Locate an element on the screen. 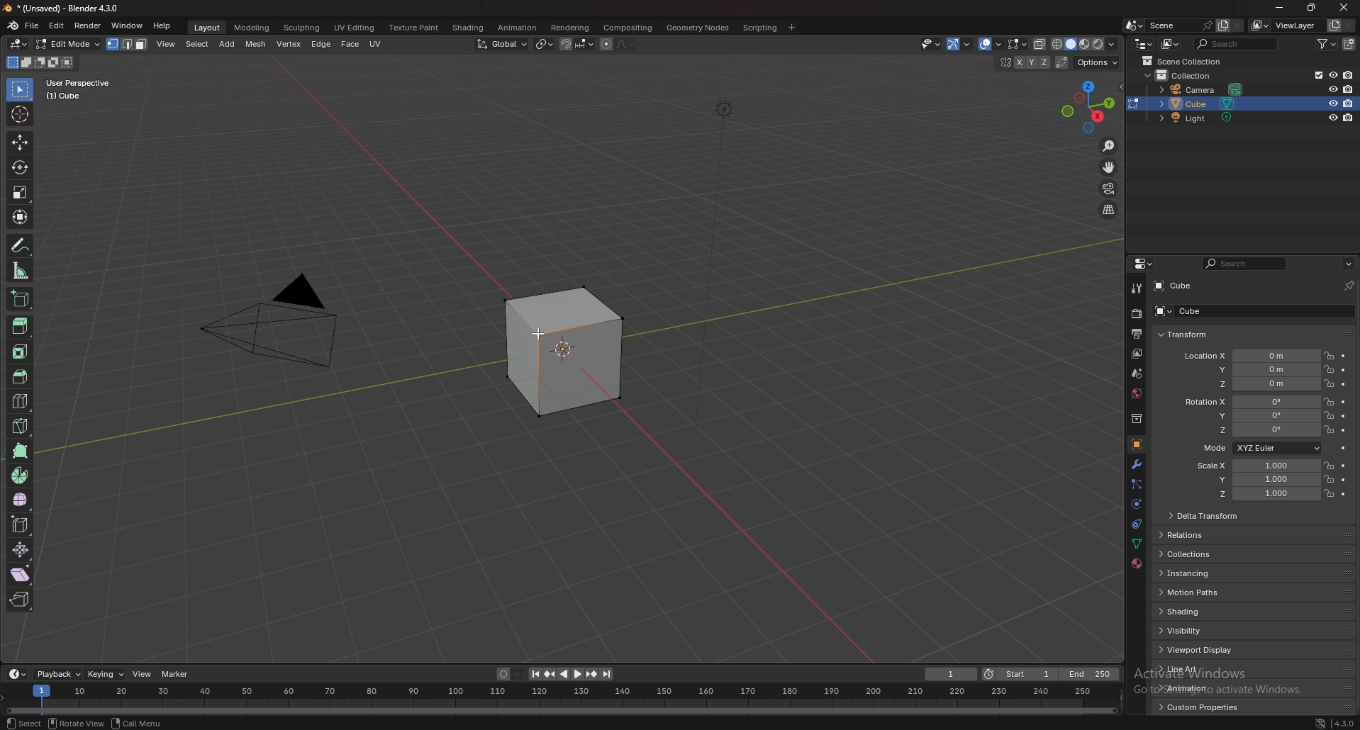  animate property is located at coordinates (1344, 480).